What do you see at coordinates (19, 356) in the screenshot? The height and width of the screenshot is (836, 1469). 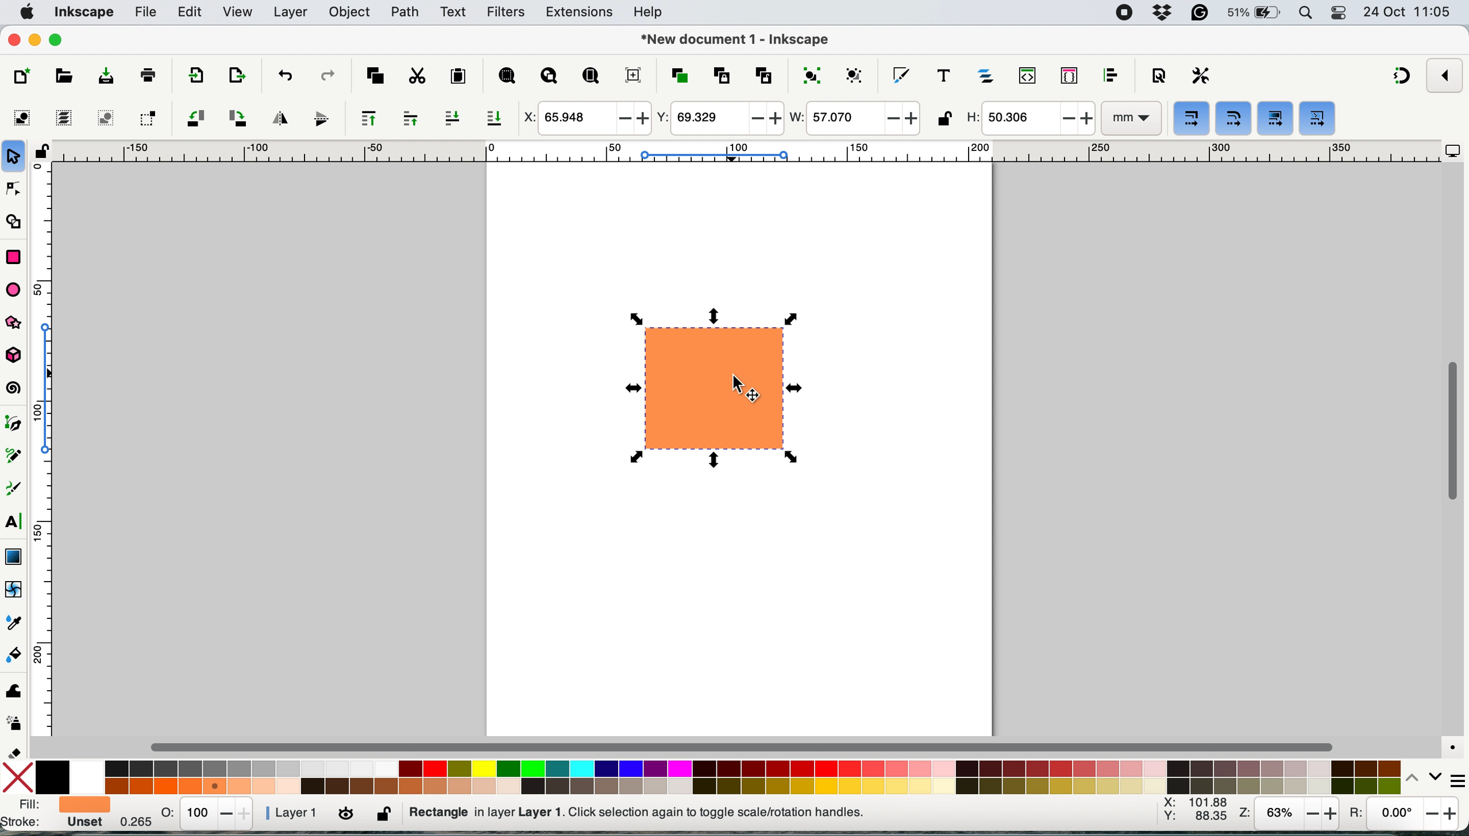 I see `3dbox tool` at bounding box center [19, 356].